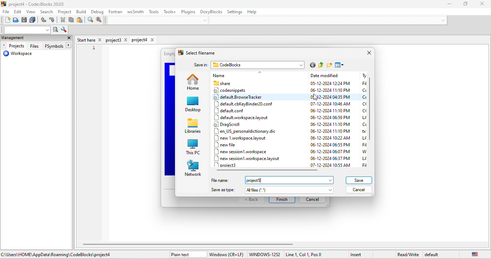  I want to click on new1 workspace layout, so click(249, 138).